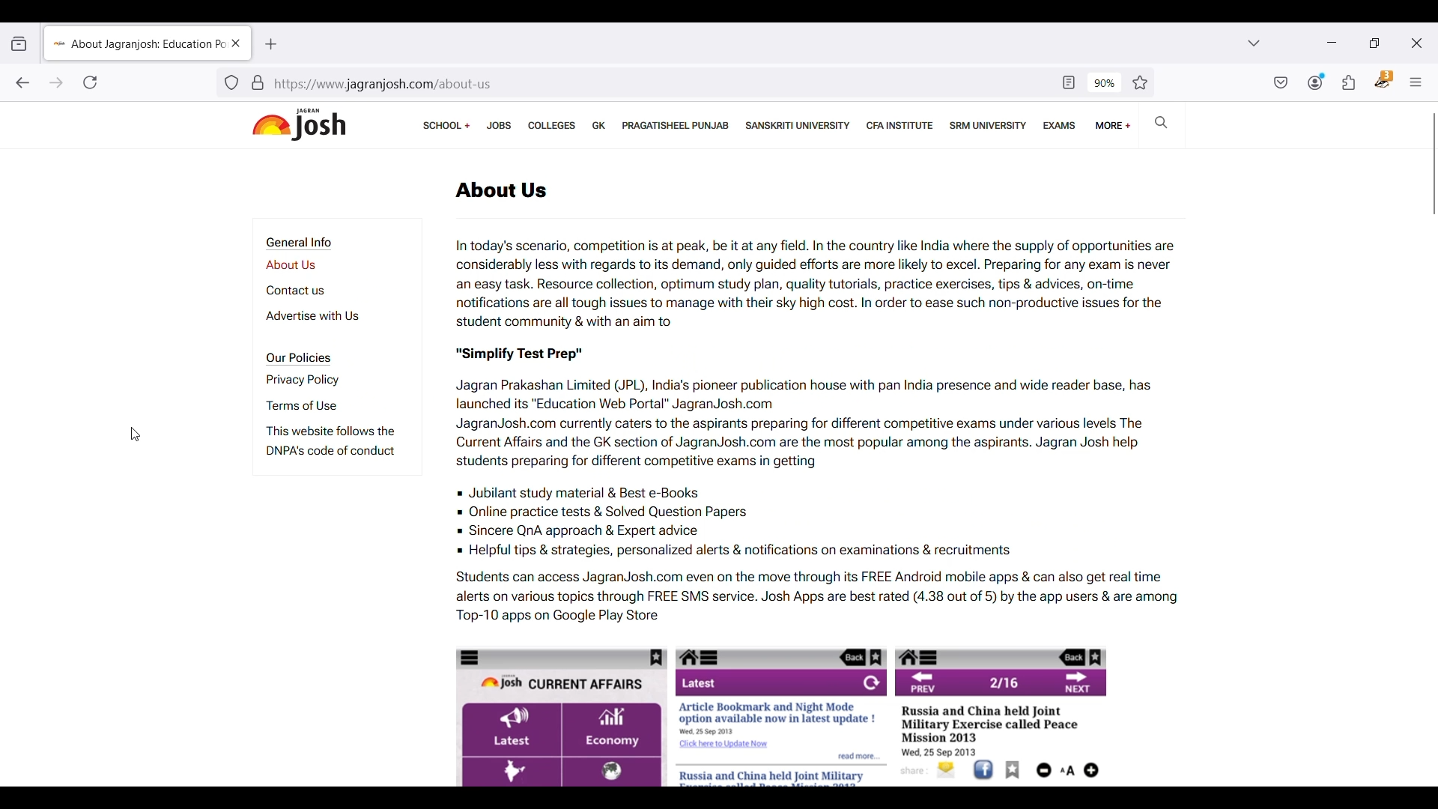 The width and height of the screenshot is (1438, 809). What do you see at coordinates (1114, 125) in the screenshot?
I see `More linked pages` at bounding box center [1114, 125].